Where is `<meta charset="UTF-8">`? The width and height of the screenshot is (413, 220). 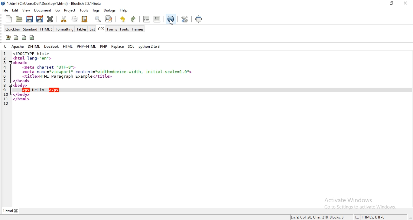
<meta charset="UTF-8"> is located at coordinates (50, 67).